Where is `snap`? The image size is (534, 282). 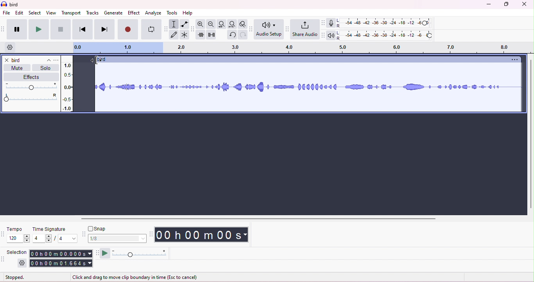
snap is located at coordinates (99, 228).